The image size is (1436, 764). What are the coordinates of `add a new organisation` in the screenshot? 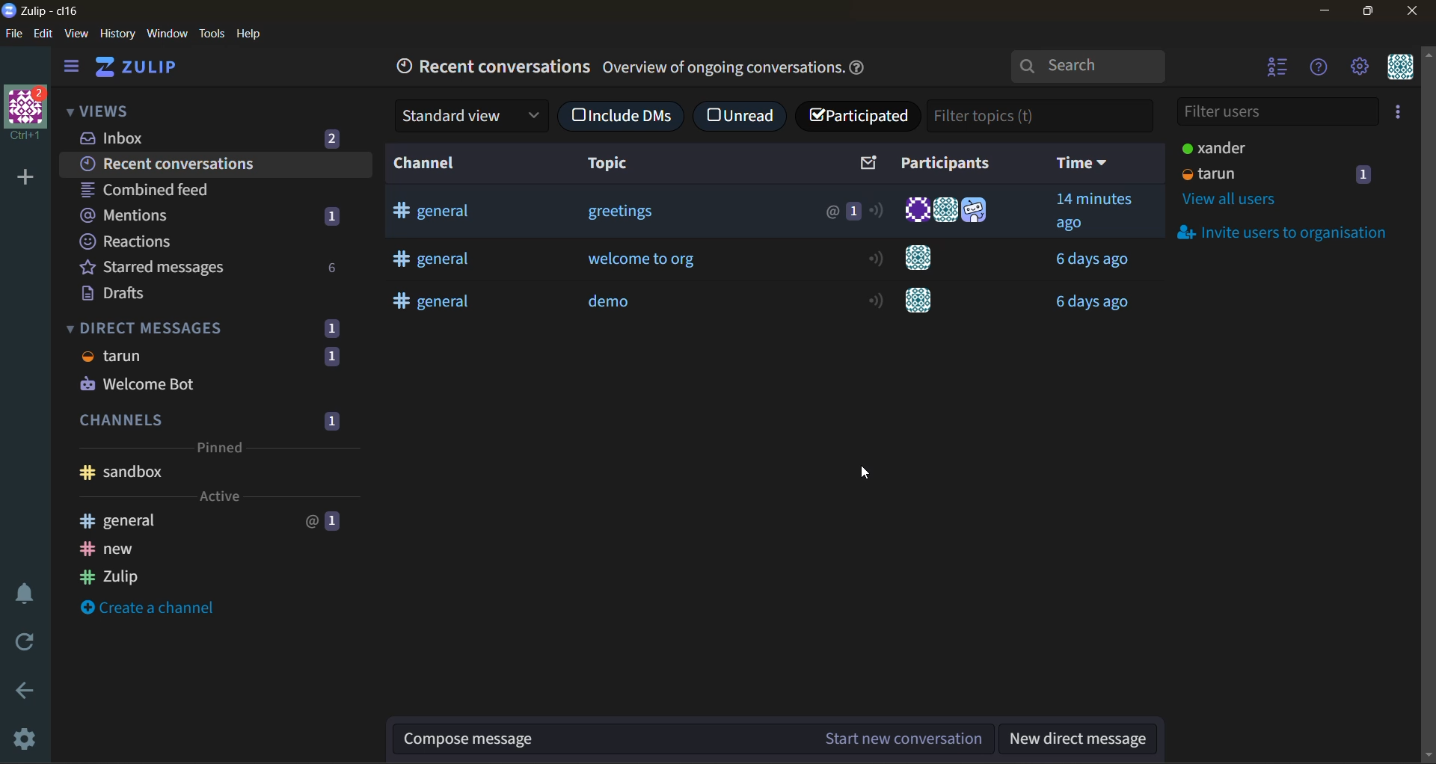 It's located at (25, 179).